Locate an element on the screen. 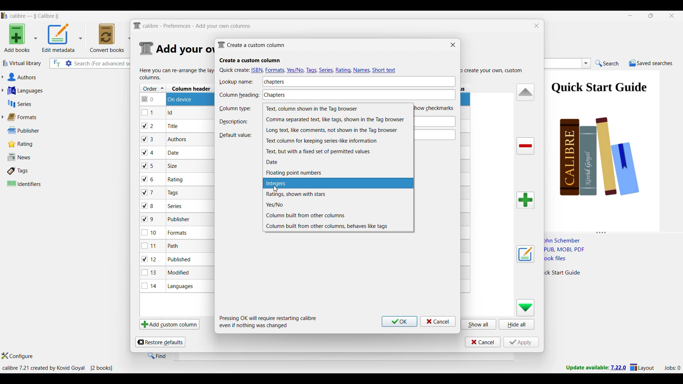 This screenshot has width=683, height=384. Column built from other columns is located at coordinates (338, 215).